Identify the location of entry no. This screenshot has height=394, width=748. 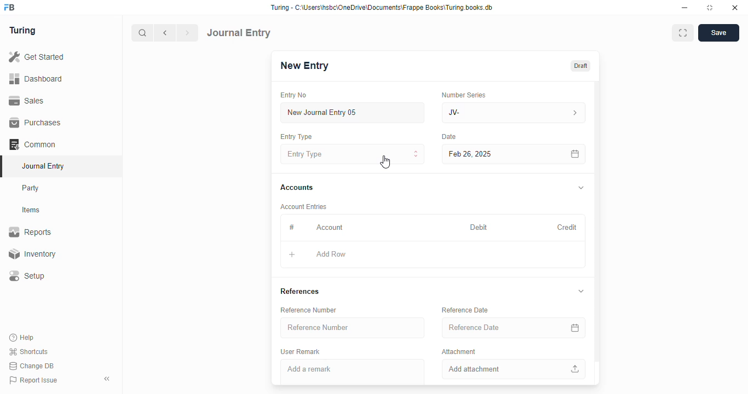
(294, 95).